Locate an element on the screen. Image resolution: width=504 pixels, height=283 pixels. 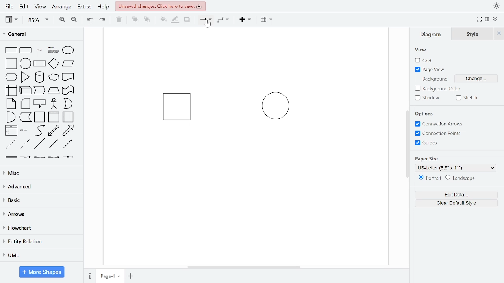
cloud is located at coordinates (53, 77).